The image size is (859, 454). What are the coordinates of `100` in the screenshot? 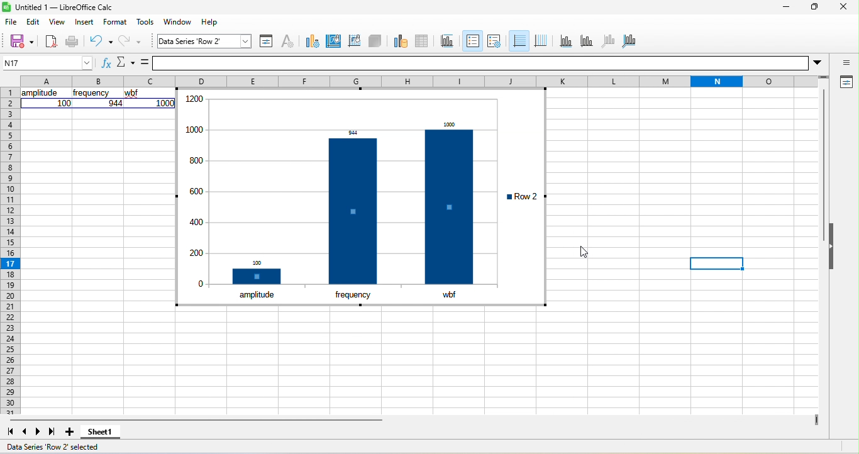 It's located at (64, 103).